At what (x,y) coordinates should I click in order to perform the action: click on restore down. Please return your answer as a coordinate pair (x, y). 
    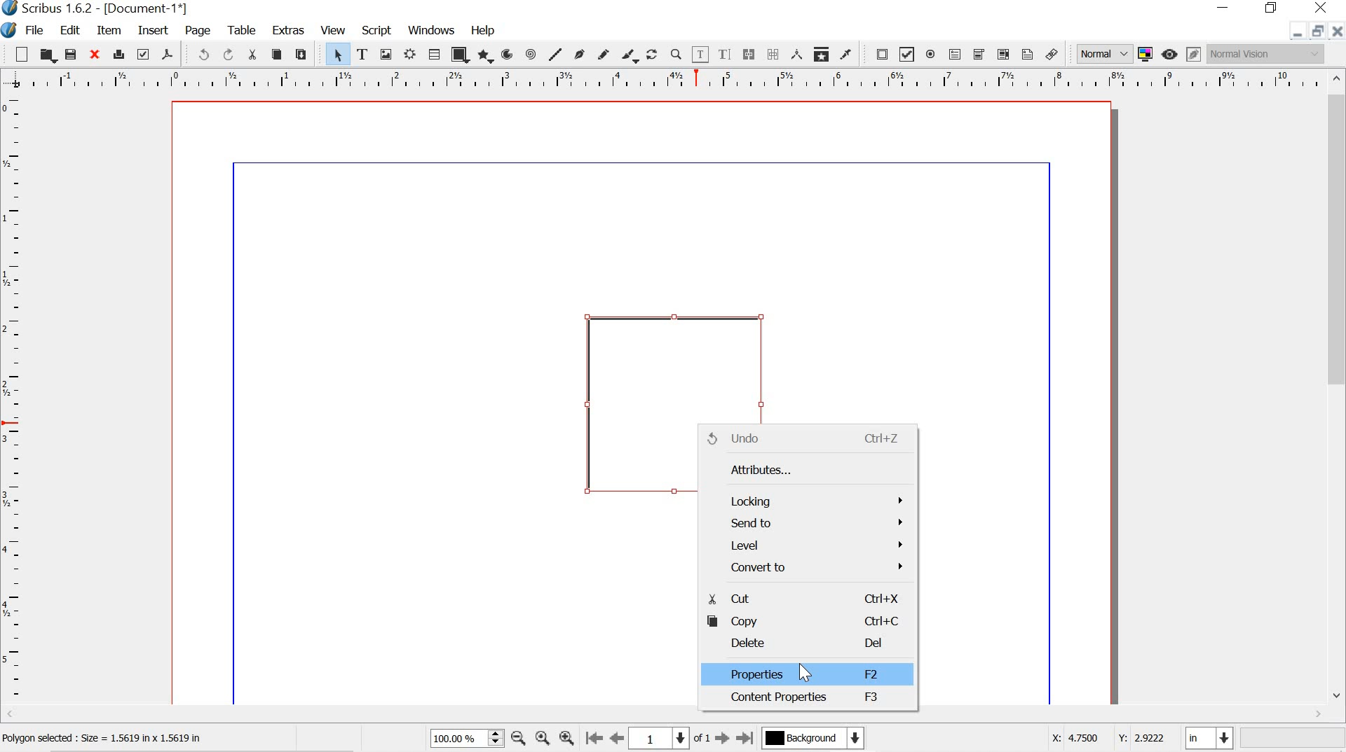
    Looking at the image, I should click on (1272, 8).